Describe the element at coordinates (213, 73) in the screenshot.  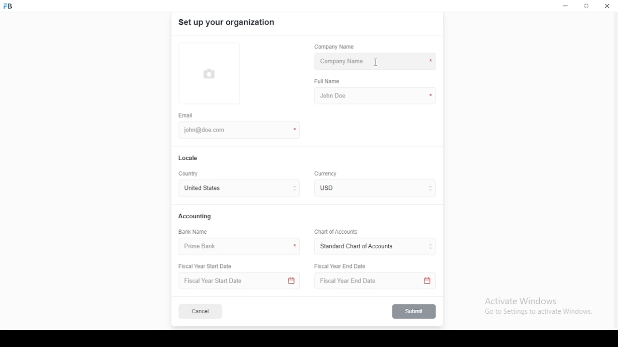
I see `logo tumbnail` at that location.